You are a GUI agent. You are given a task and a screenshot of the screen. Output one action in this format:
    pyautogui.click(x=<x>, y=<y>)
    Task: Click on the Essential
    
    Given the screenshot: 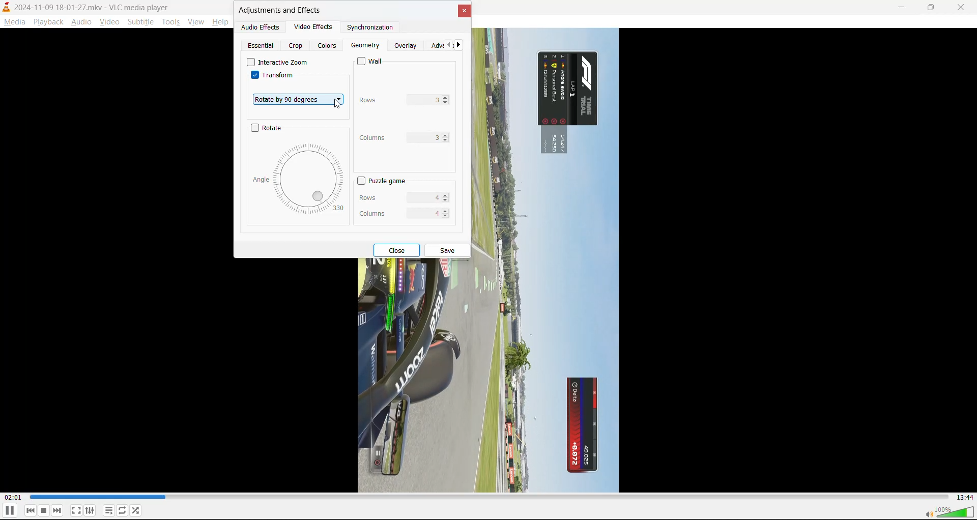 What is the action you would take?
    pyautogui.click(x=262, y=45)
    